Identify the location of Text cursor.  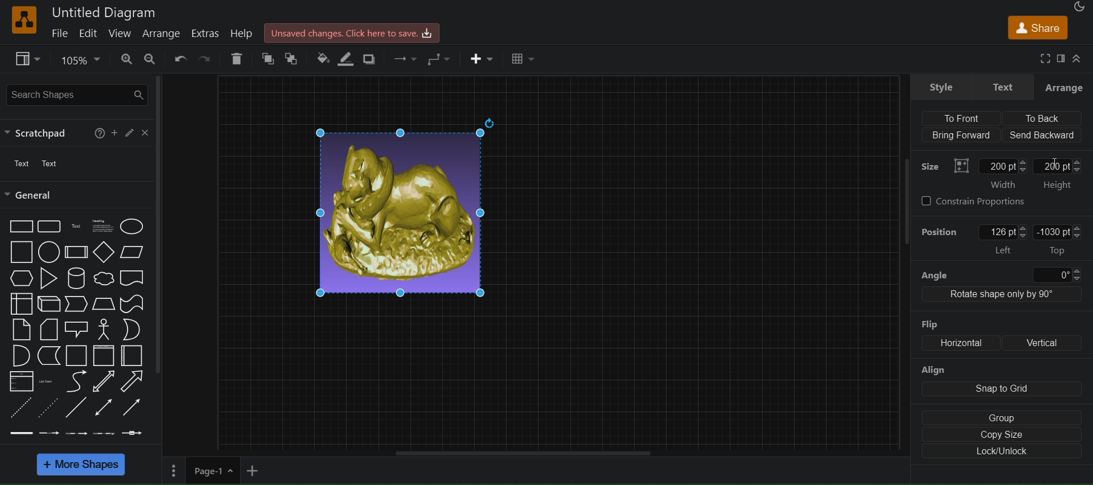
(1054, 158).